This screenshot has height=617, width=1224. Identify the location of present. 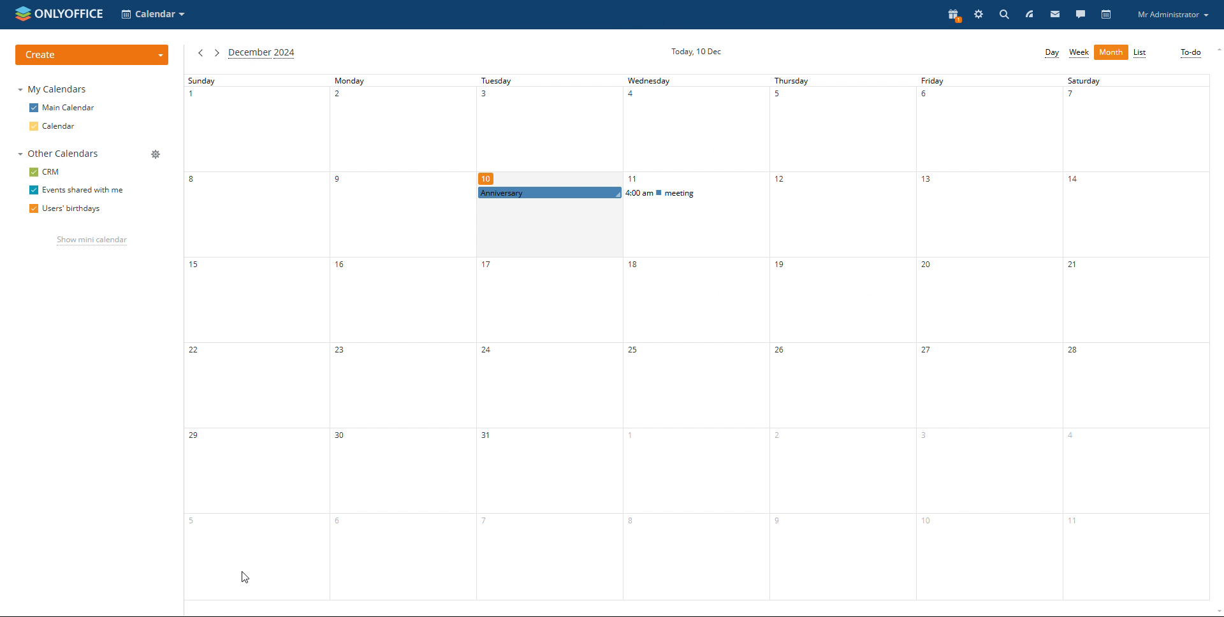
(952, 15).